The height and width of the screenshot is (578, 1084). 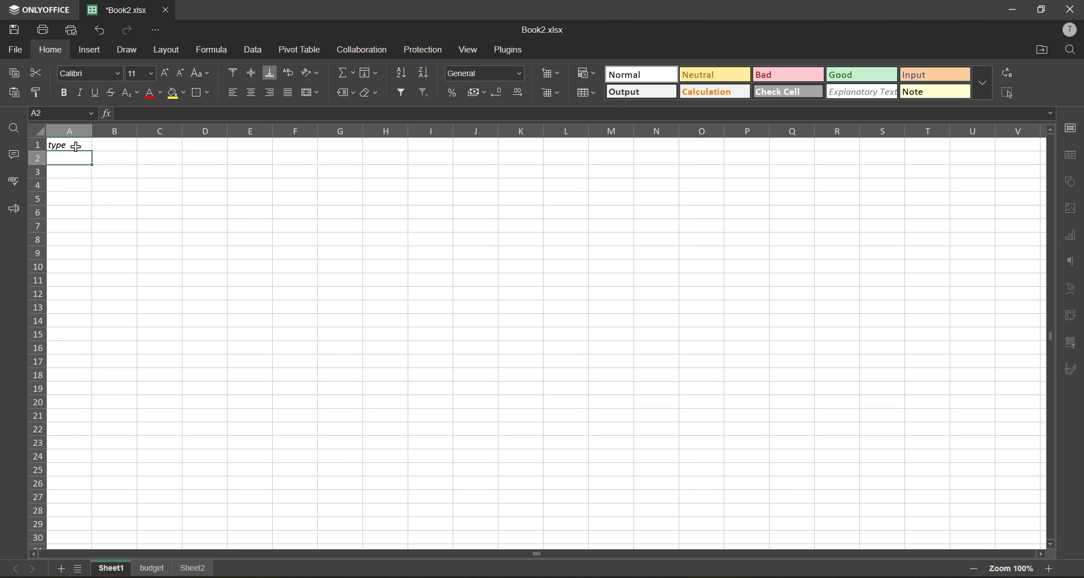 What do you see at coordinates (98, 93) in the screenshot?
I see `underline` at bounding box center [98, 93].